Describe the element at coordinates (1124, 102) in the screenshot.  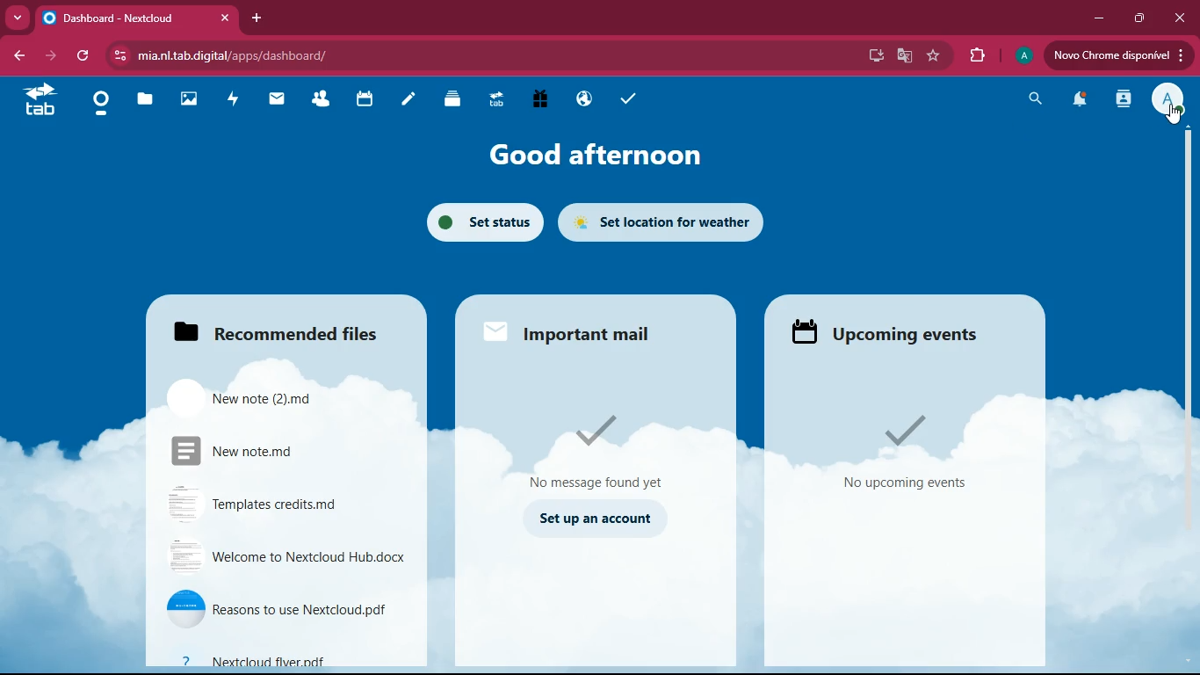
I see `activity` at that location.